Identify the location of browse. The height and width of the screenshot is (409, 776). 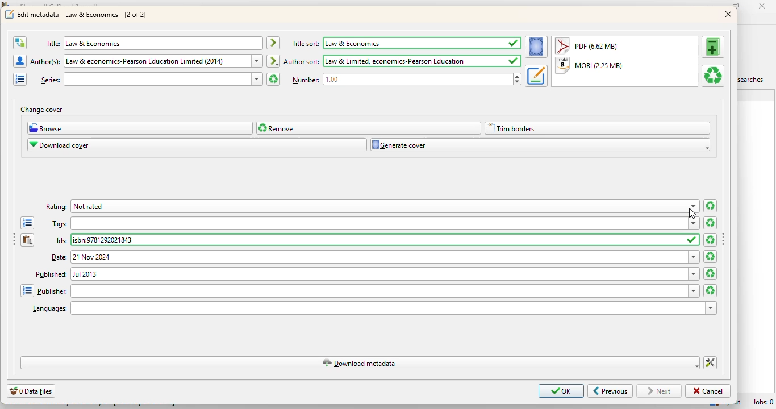
(140, 128).